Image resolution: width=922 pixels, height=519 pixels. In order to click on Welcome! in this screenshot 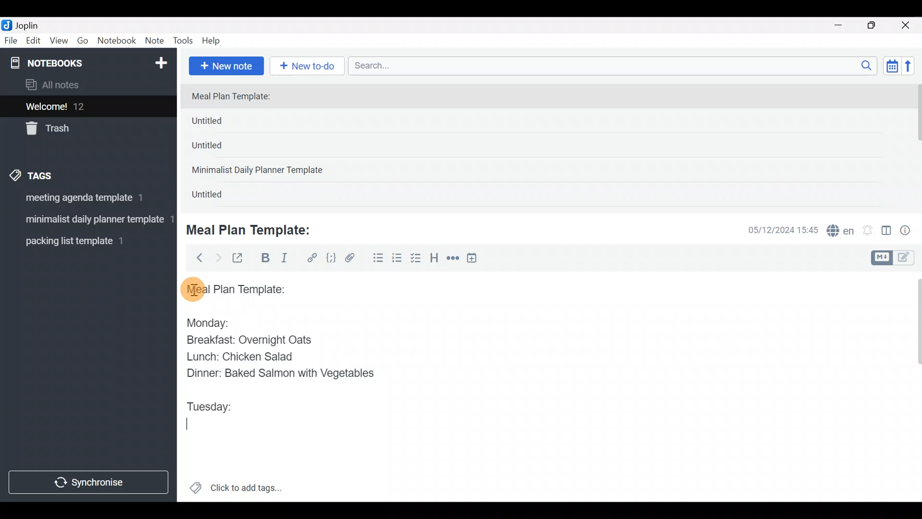, I will do `click(87, 107)`.